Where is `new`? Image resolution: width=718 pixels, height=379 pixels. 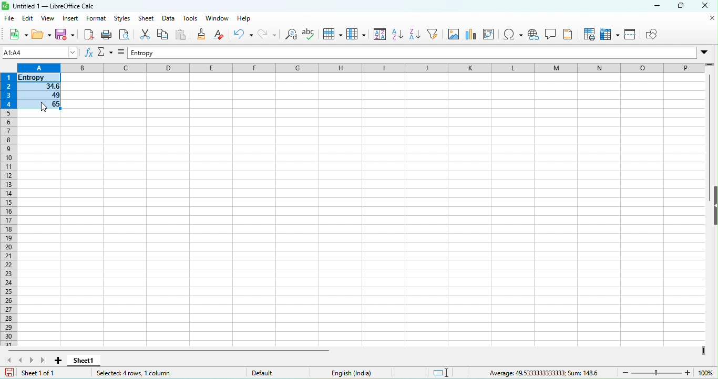 new is located at coordinates (15, 34).